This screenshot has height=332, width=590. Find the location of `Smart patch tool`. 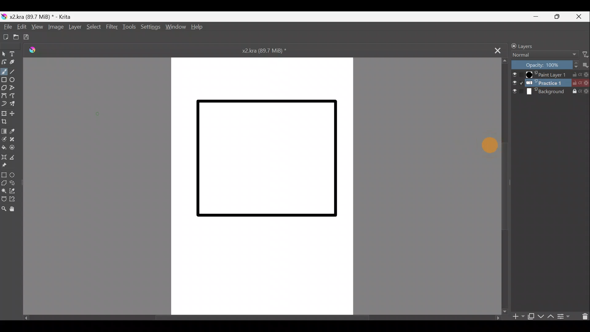

Smart patch tool is located at coordinates (14, 140).